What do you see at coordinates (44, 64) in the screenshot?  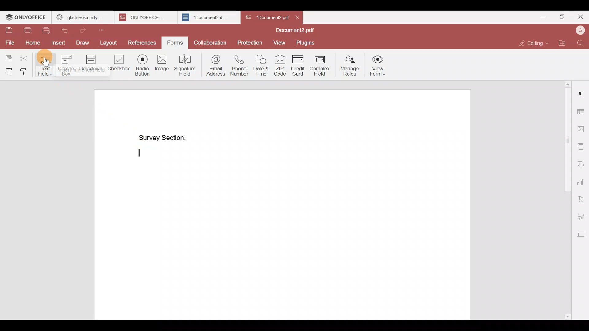 I see `Text field` at bounding box center [44, 64].